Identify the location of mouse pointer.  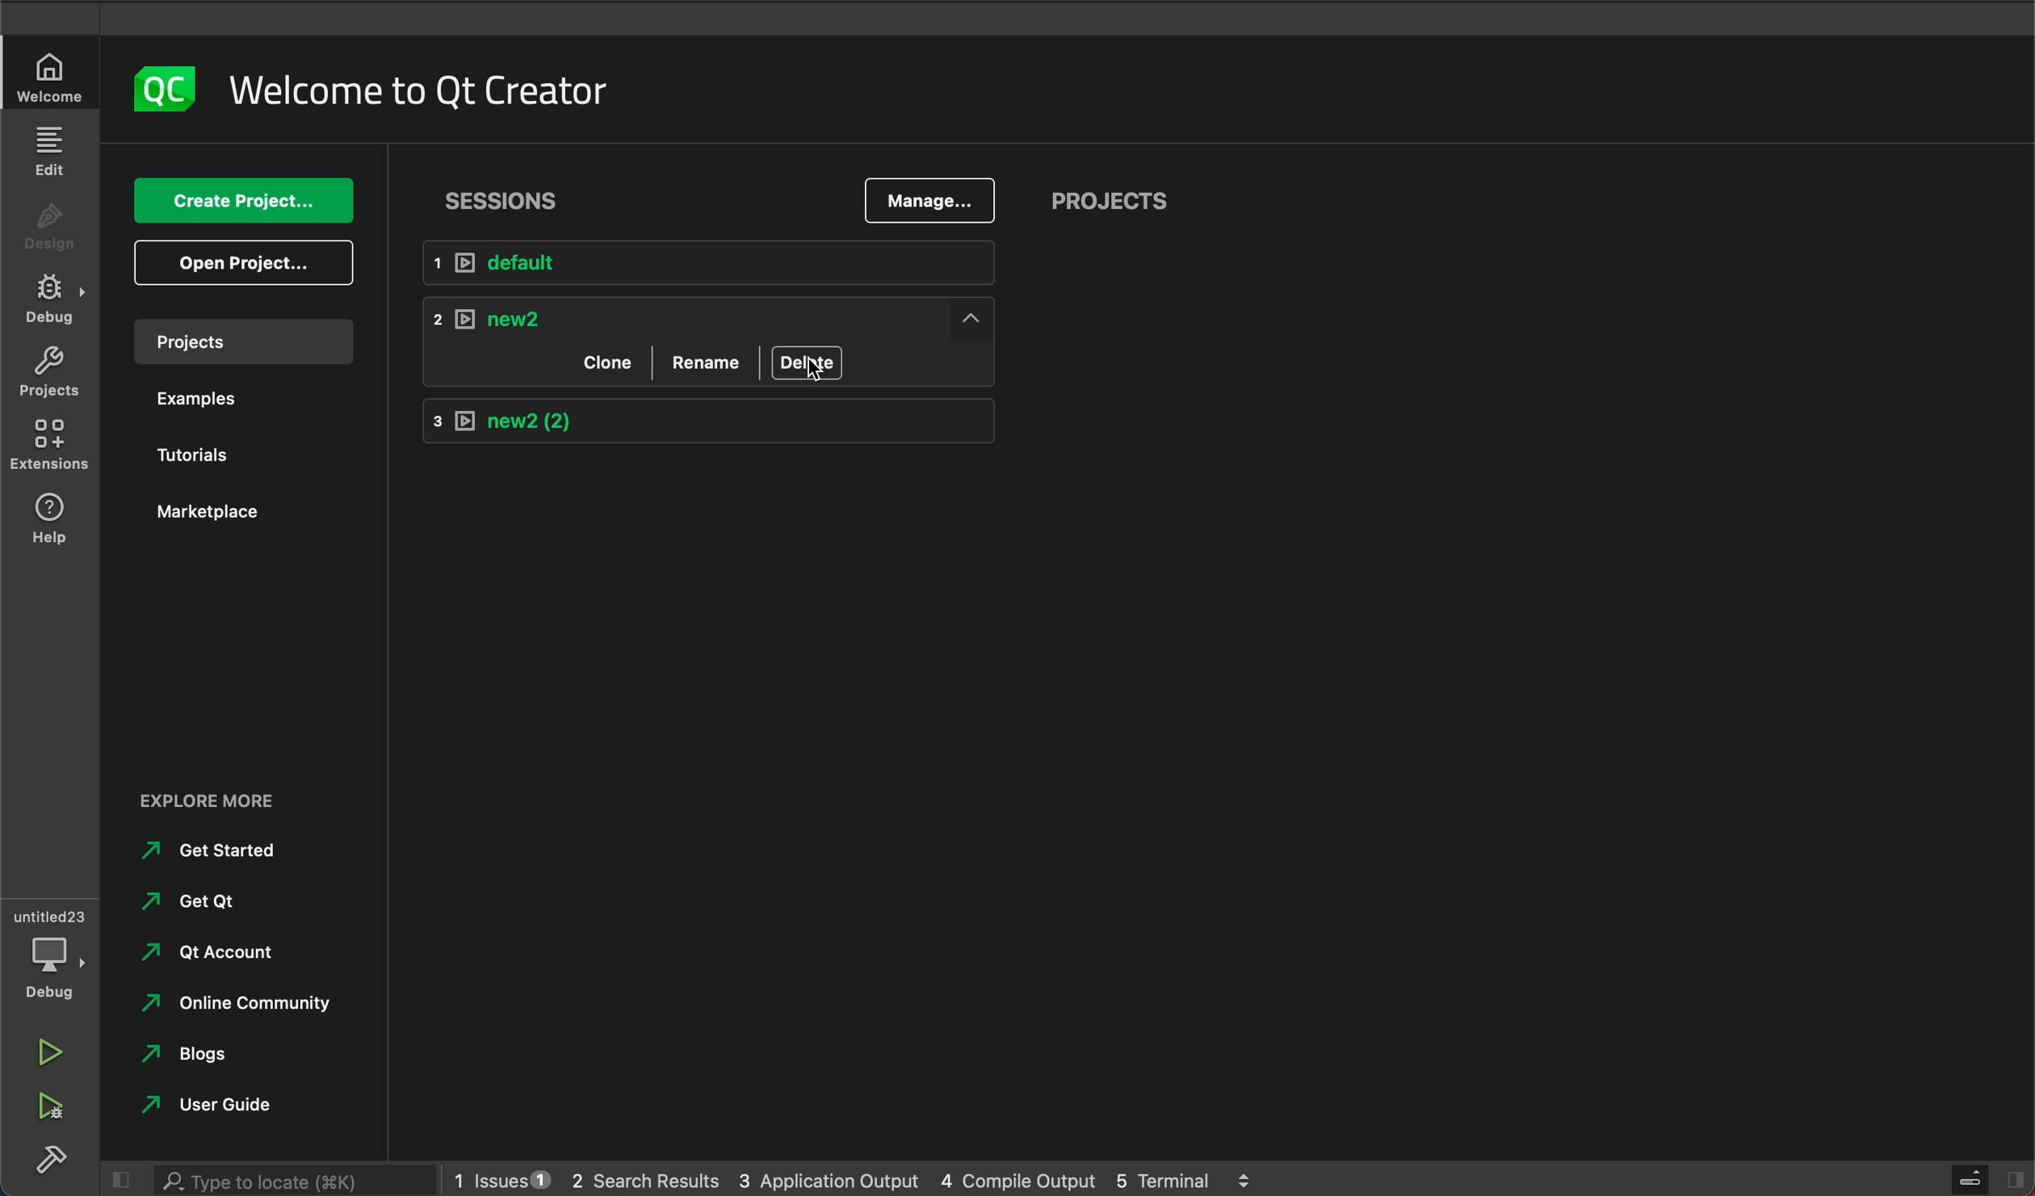
(829, 371).